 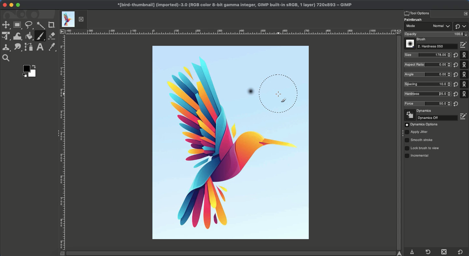 What do you see at coordinates (412, 252) in the screenshot?
I see `Download` at bounding box center [412, 252].